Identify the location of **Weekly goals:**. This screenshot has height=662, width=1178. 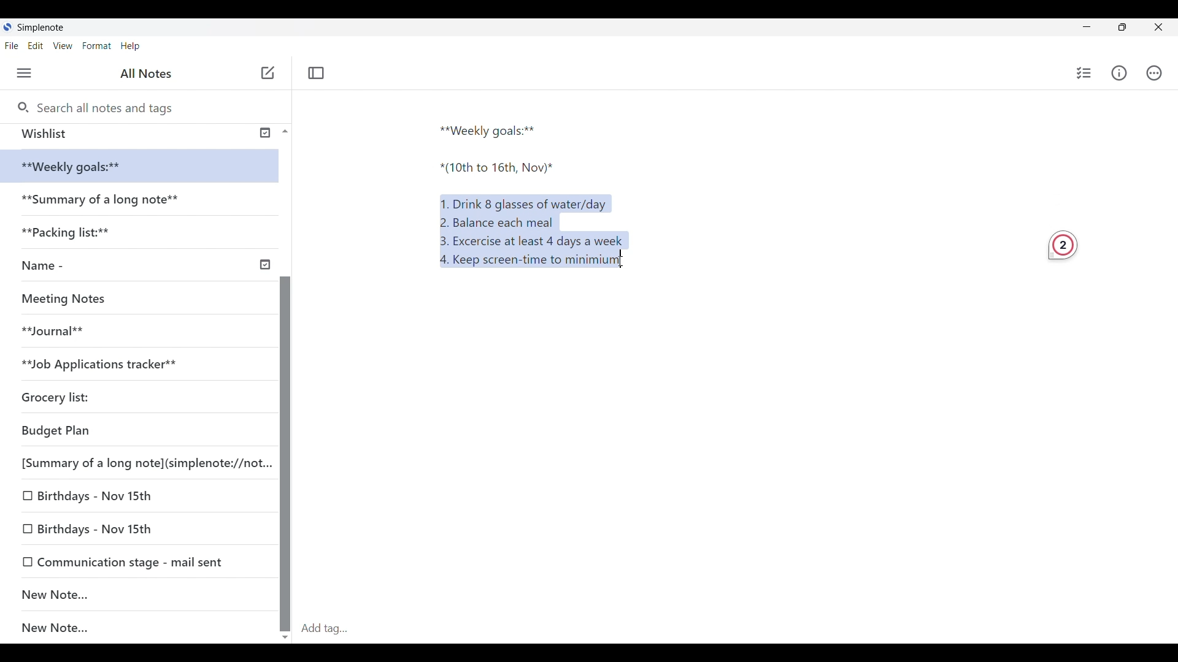
(80, 167).